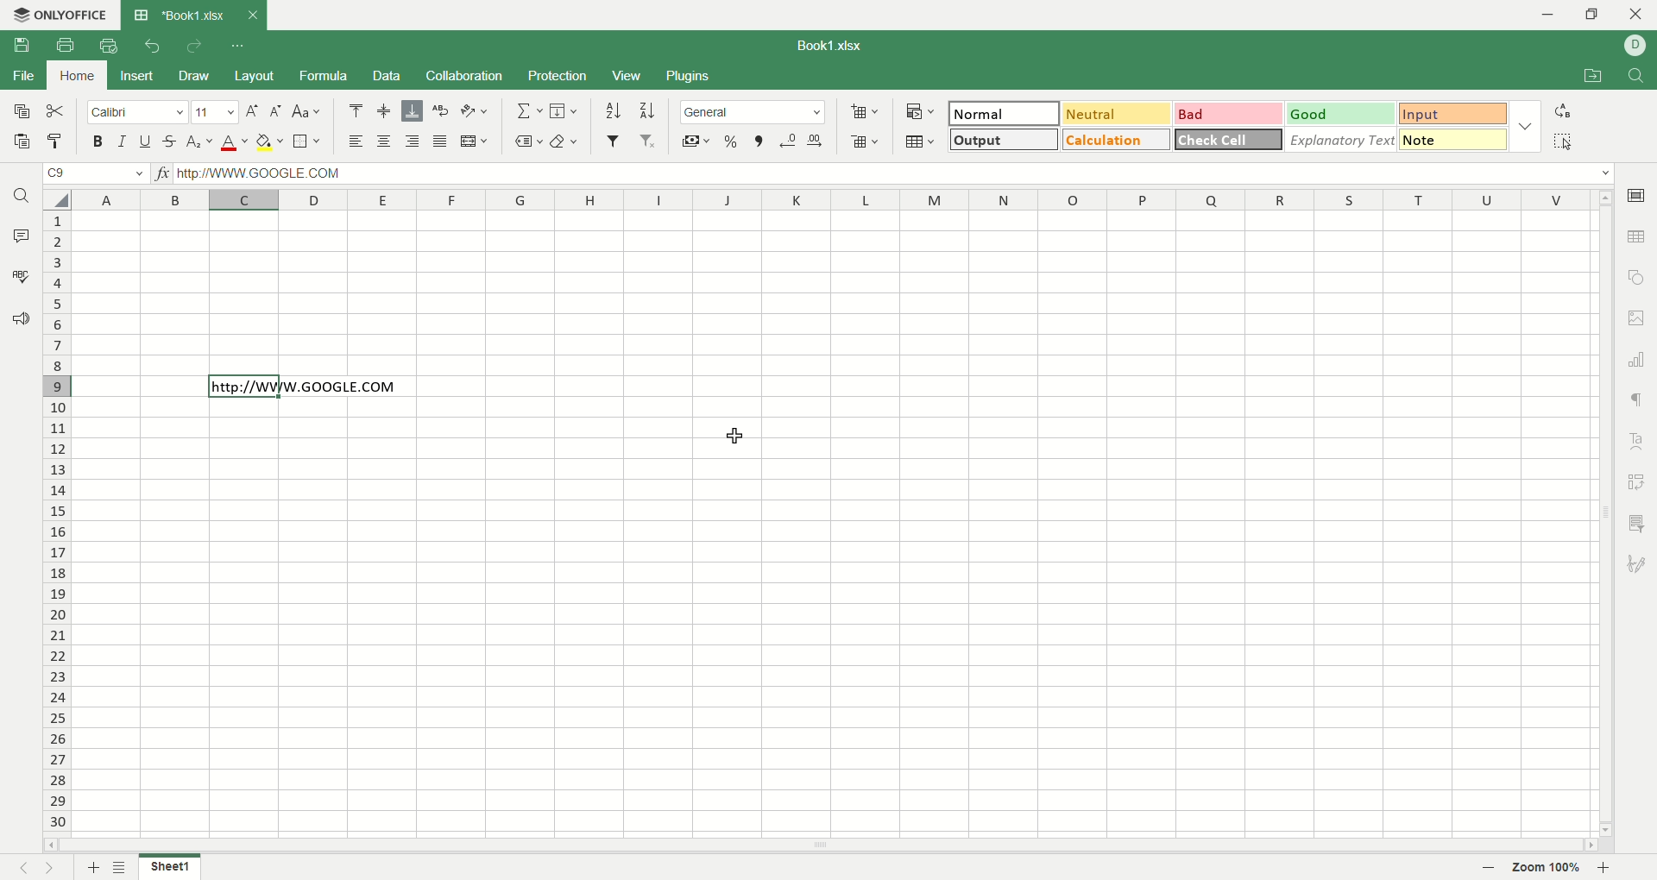 This screenshot has width=1657, height=880. I want to click on align left, so click(353, 141).